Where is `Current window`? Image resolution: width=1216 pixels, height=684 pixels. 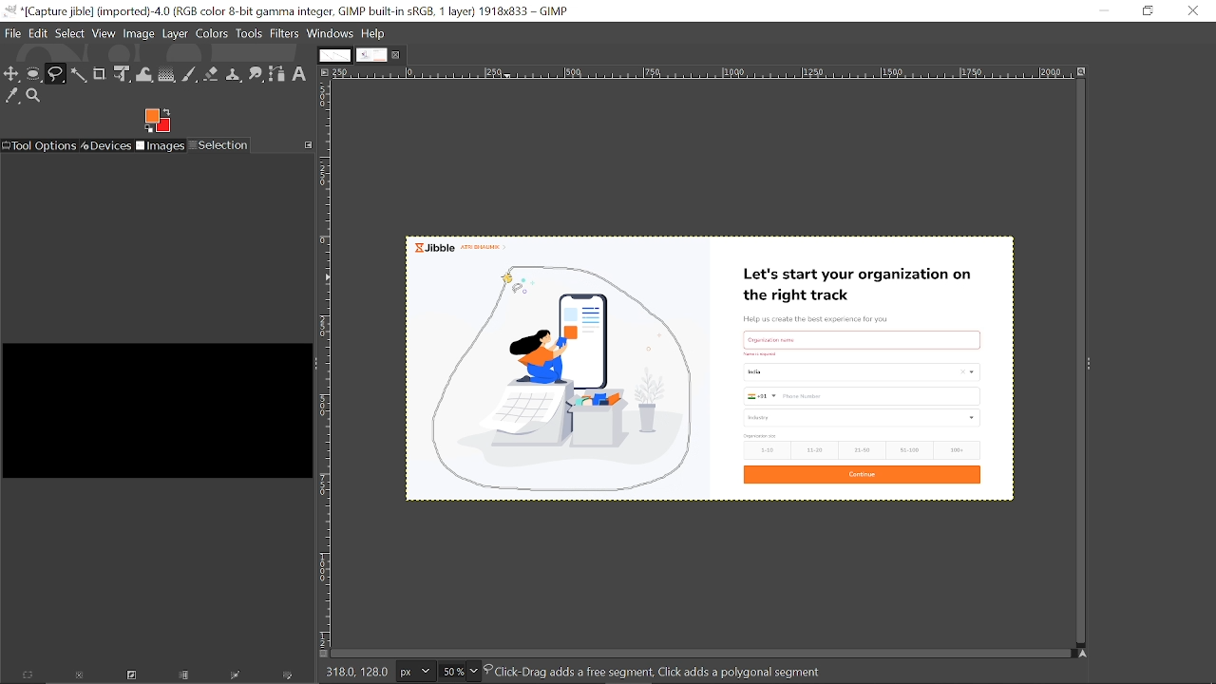 Current window is located at coordinates (287, 11).